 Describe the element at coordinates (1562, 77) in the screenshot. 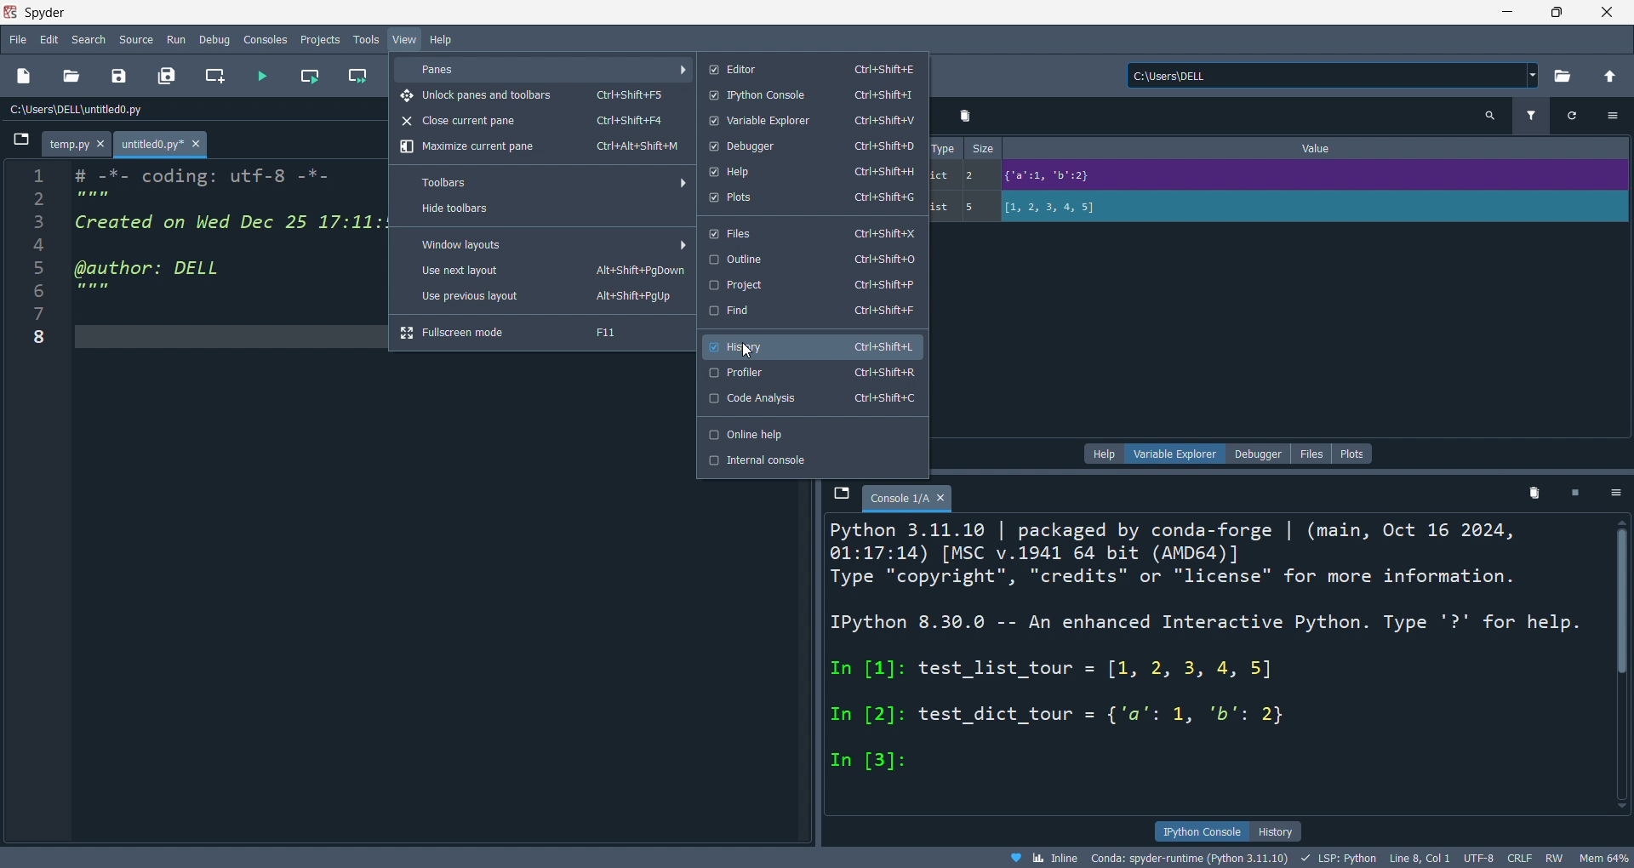

I see `open directory` at that location.